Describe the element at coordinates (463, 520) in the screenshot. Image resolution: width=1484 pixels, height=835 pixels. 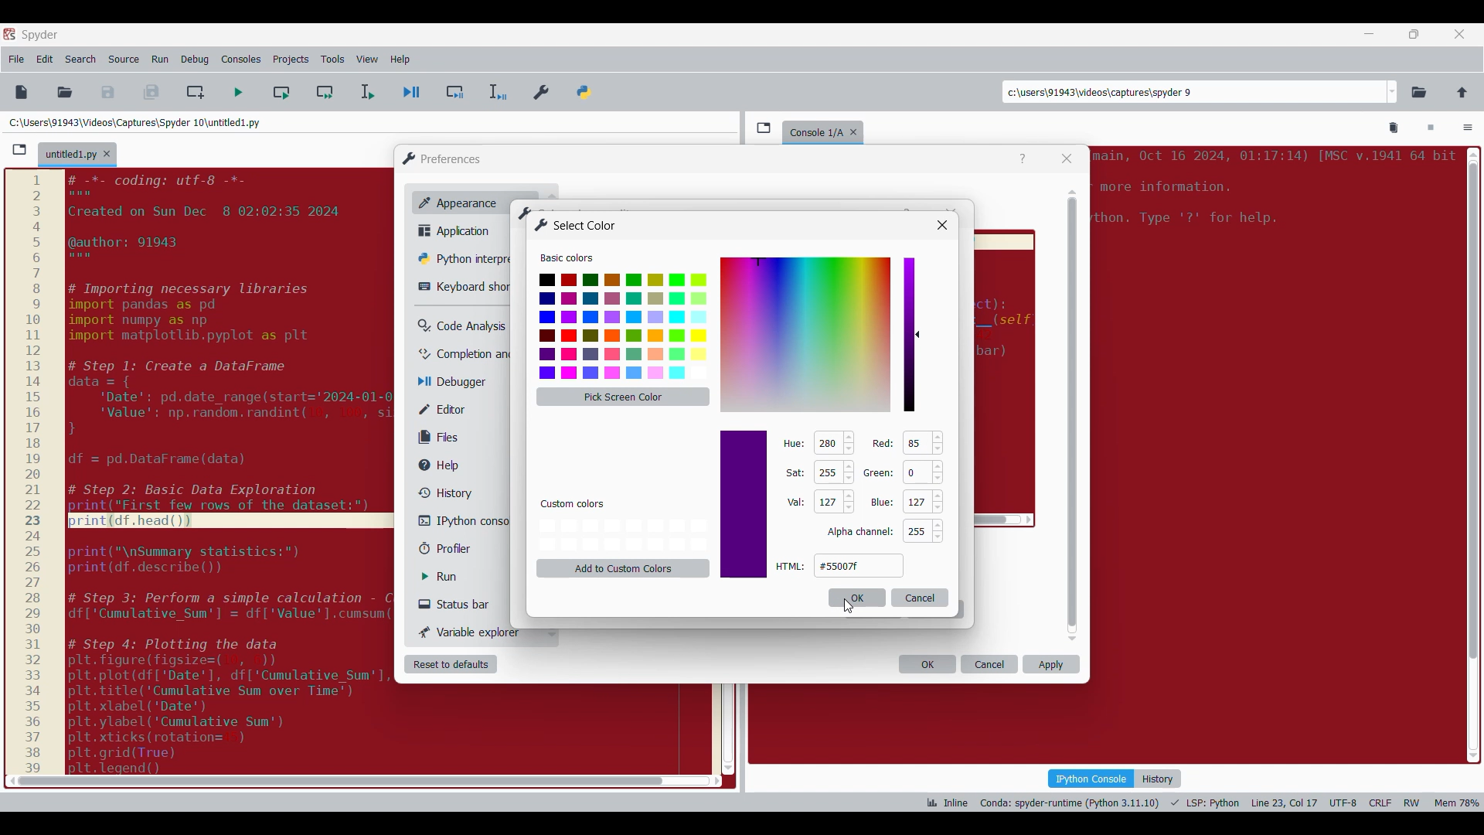
I see `IPython console` at that location.